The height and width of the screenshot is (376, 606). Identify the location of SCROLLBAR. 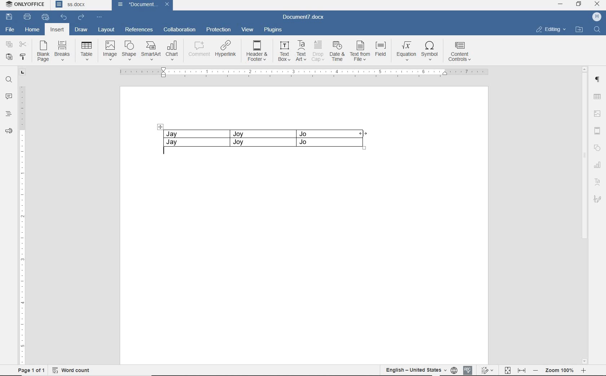
(584, 215).